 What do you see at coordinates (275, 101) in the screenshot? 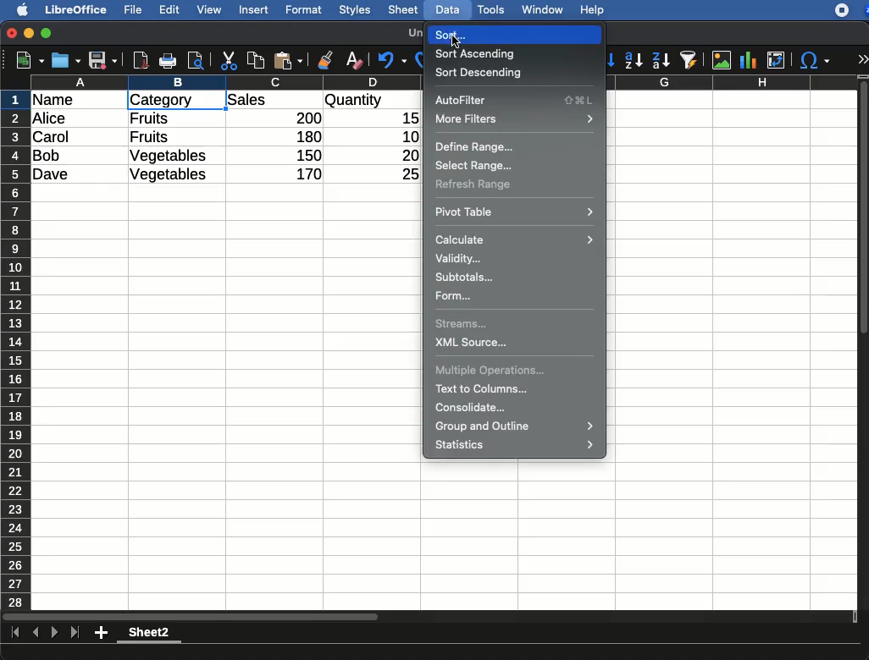
I see `sales` at bounding box center [275, 101].